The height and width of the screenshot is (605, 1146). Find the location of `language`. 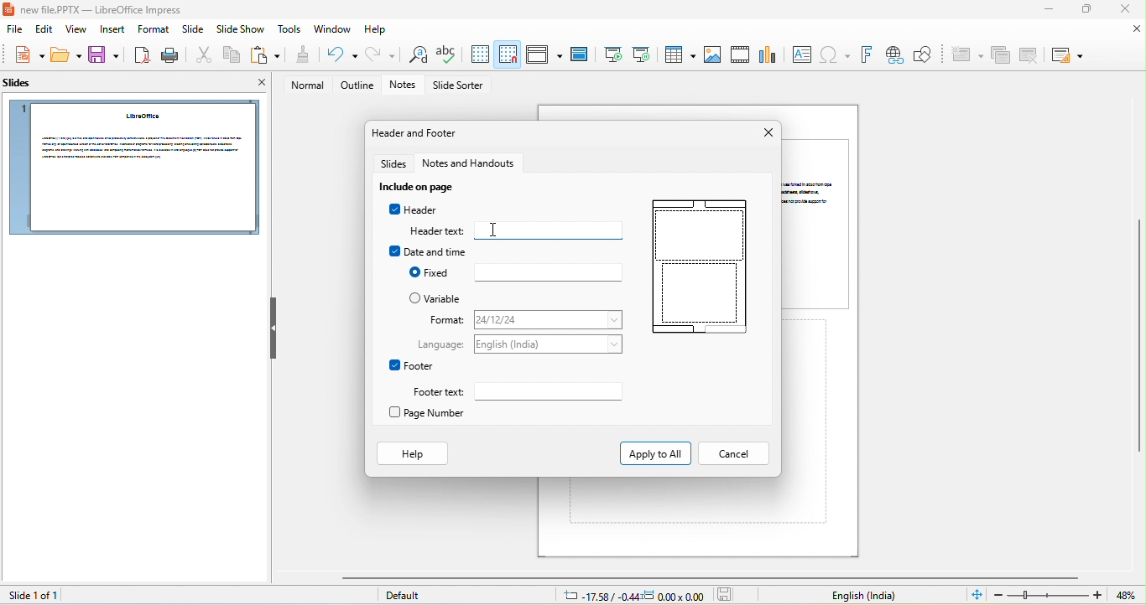

language is located at coordinates (550, 344).